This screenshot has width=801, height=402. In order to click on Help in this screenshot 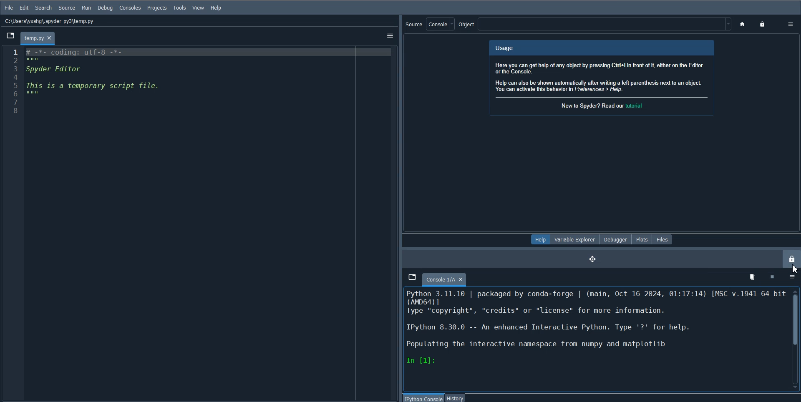, I will do `click(540, 239)`.